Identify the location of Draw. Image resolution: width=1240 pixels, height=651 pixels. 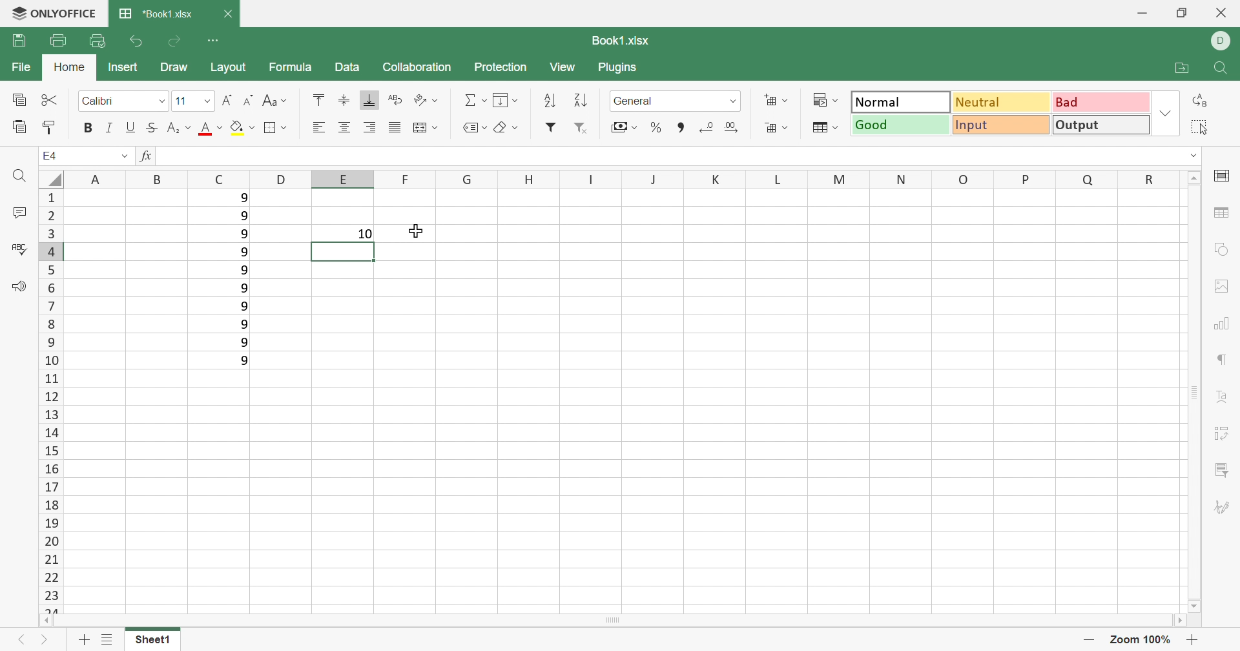
(175, 68).